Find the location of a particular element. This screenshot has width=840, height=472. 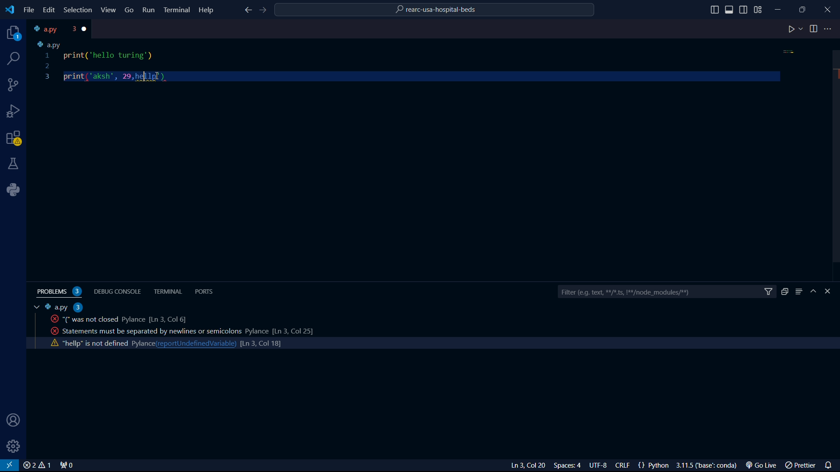

debug console is located at coordinates (119, 291).